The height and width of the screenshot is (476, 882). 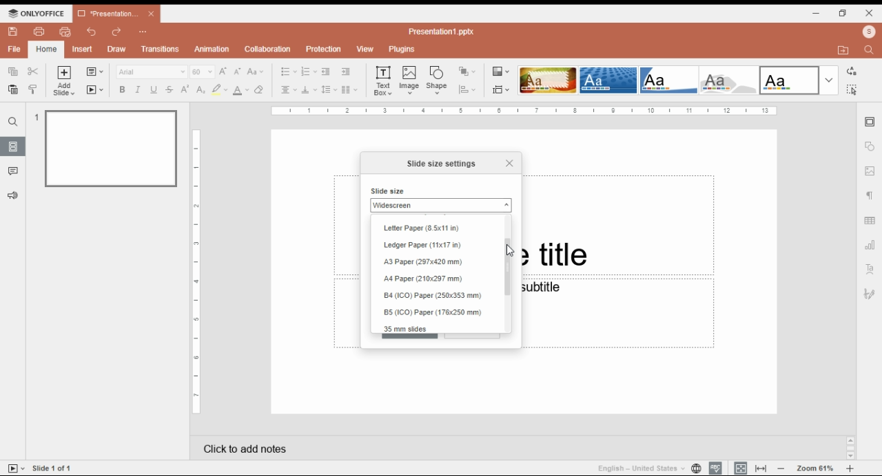 I want to click on text box, so click(x=384, y=80).